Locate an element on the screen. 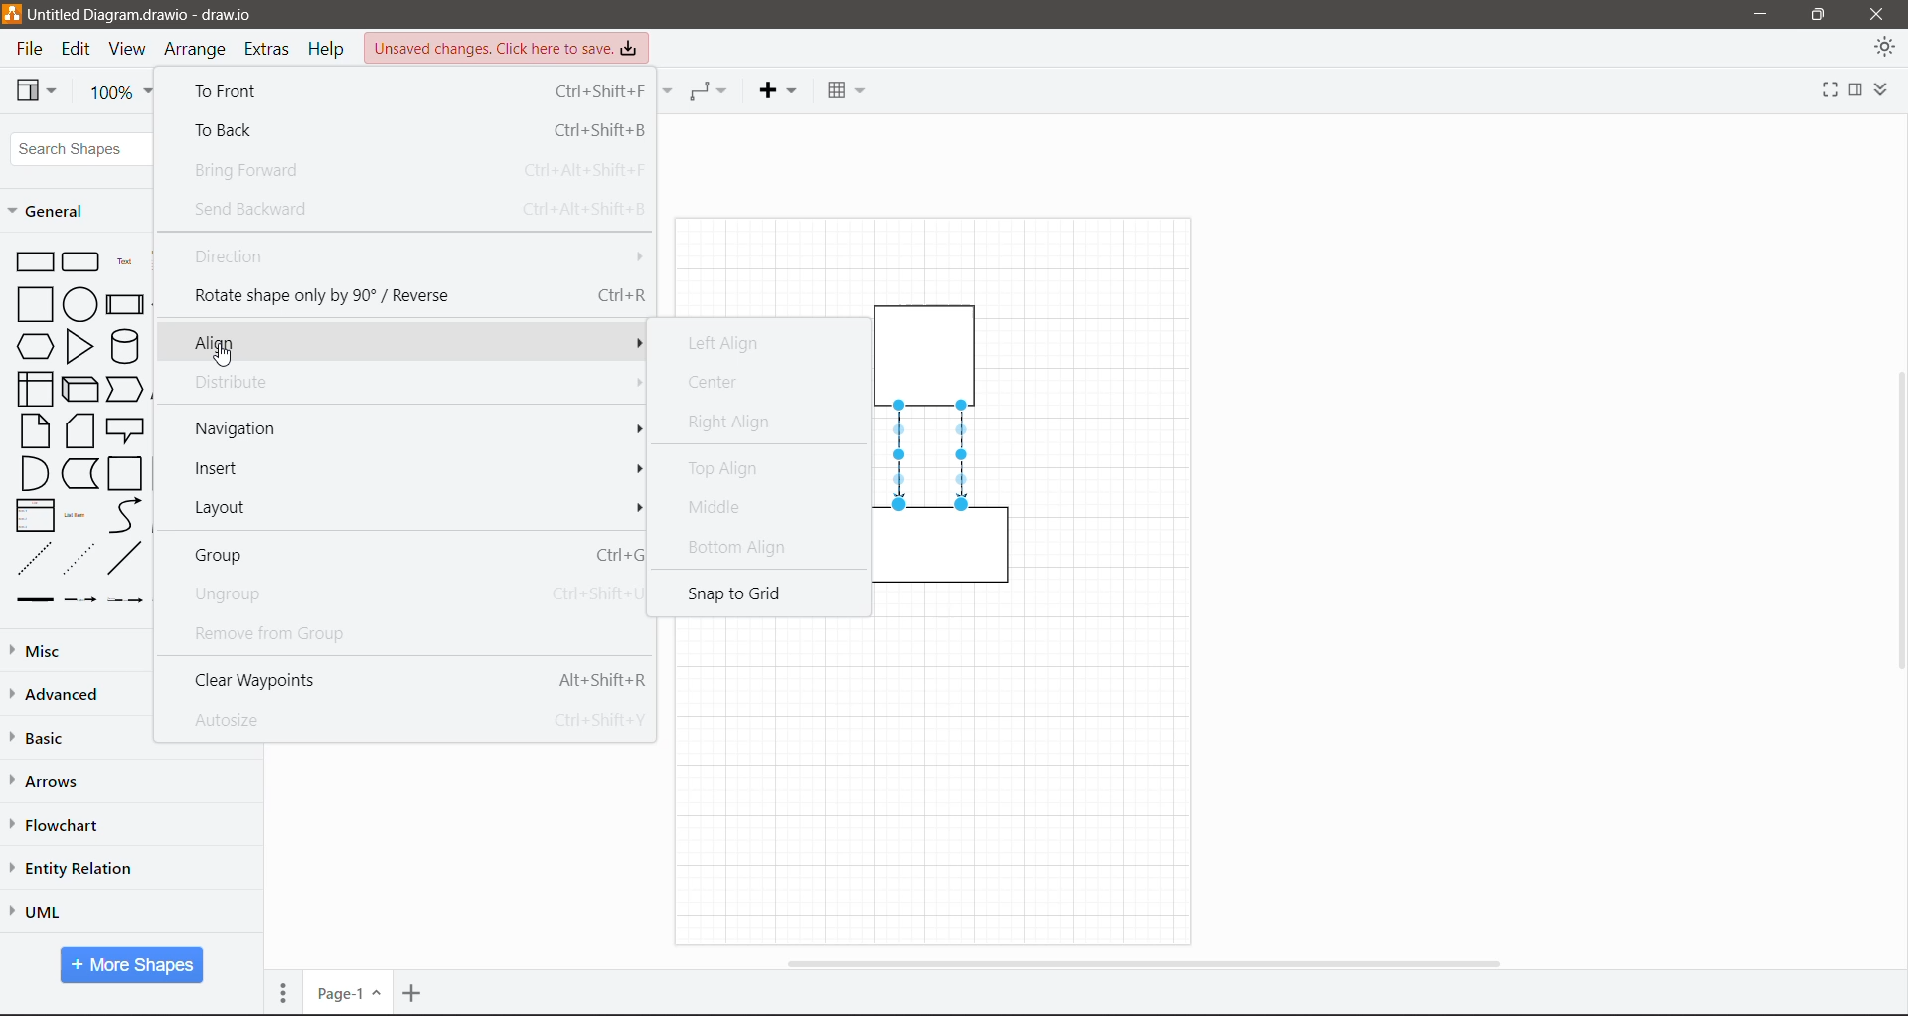 The height and width of the screenshot is (1016, 1908). Directional Connector is located at coordinates (901, 456).